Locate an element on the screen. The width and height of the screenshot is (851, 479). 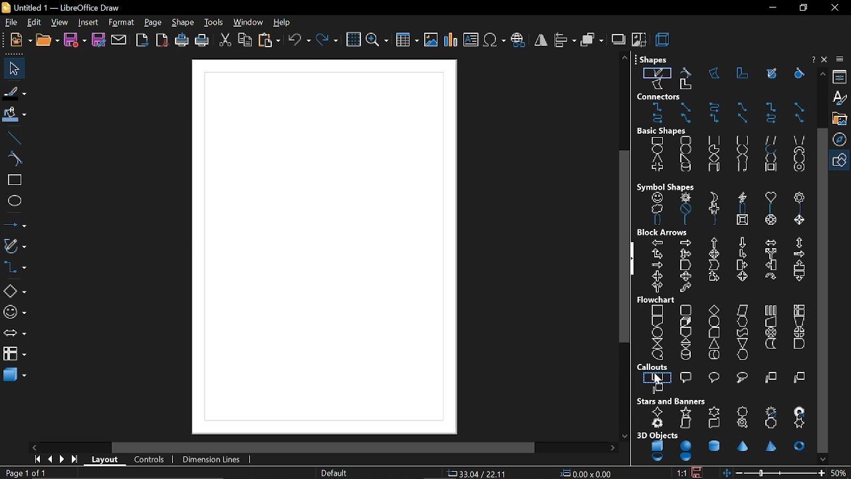
crop is located at coordinates (638, 40).